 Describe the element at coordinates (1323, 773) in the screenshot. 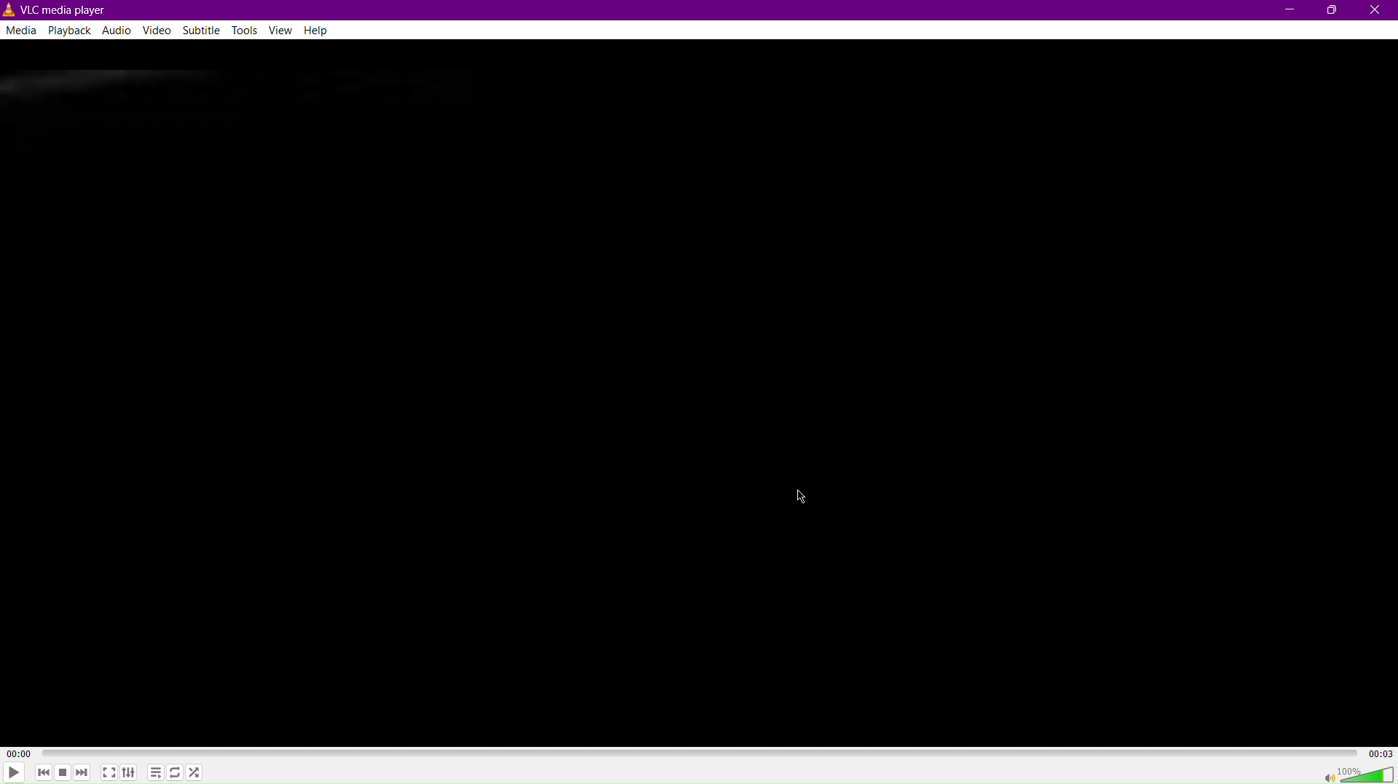

I see `mute/unmute` at that location.